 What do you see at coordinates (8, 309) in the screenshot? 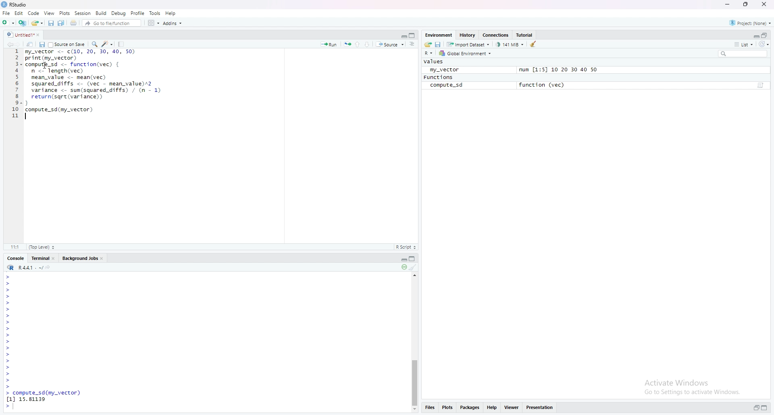
I see `Prompt cursor` at bounding box center [8, 309].